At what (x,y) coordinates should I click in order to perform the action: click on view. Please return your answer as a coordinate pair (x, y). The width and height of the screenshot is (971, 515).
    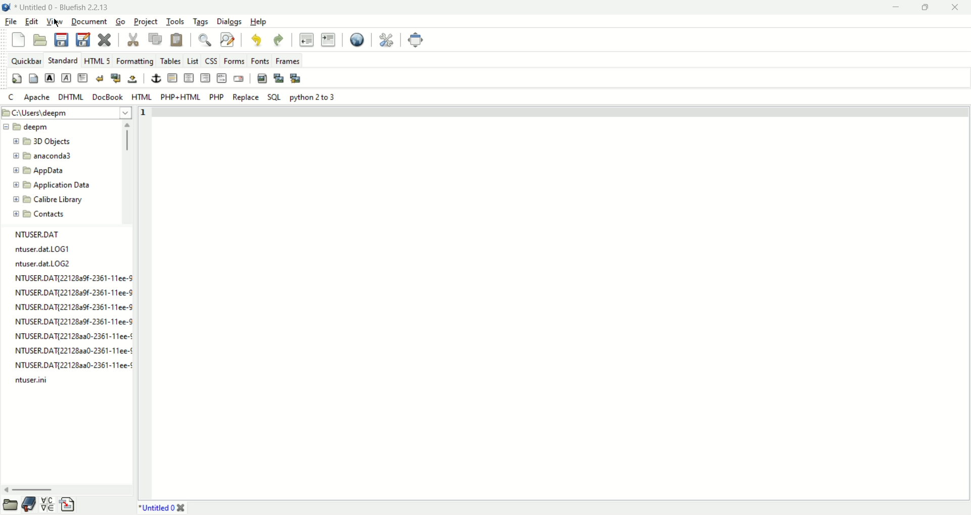
    Looking at the image, I should click on (55, 22).